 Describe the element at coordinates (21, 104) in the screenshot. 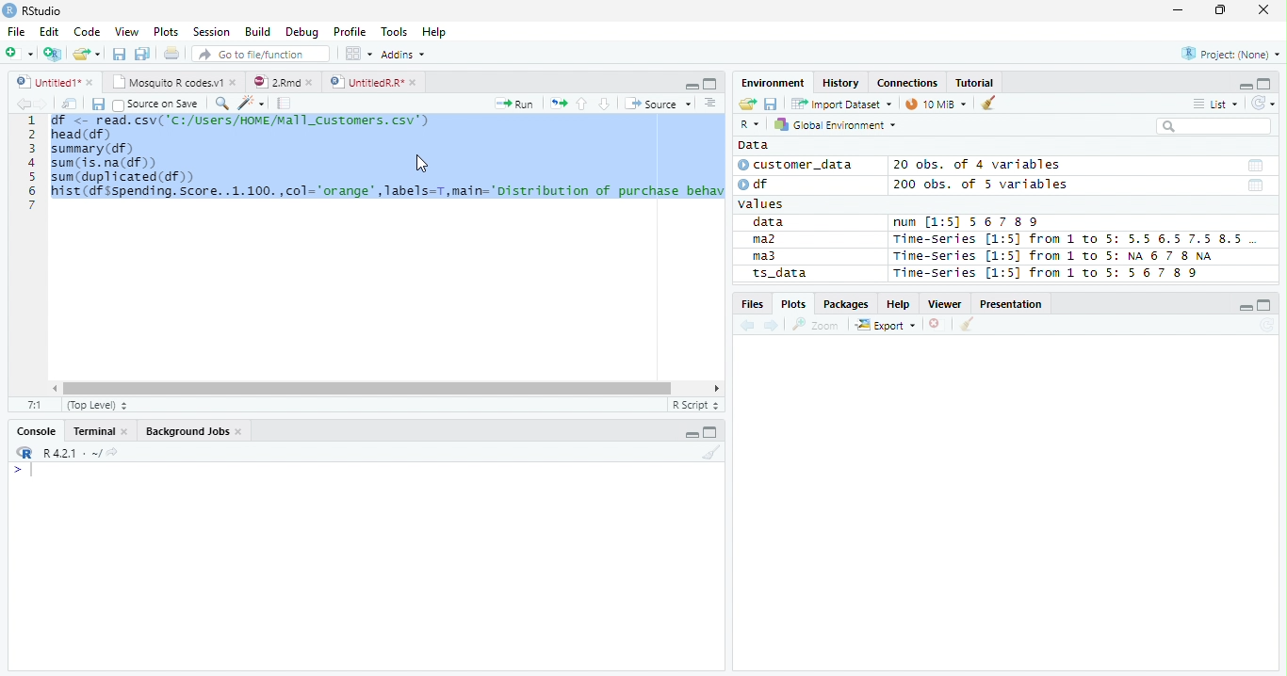

I see `Previous` at that location.